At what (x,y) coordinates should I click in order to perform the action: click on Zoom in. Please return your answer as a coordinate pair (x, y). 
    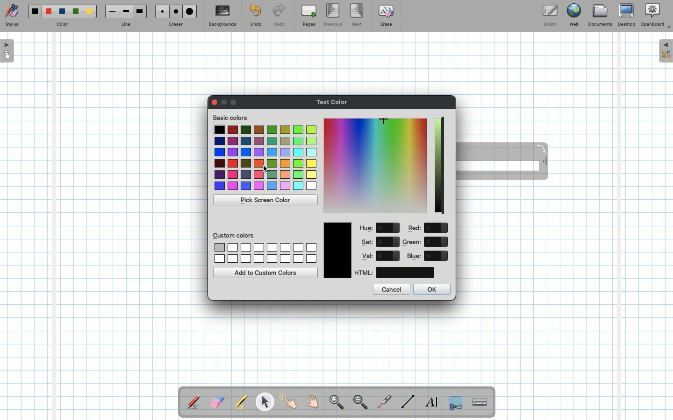
    Looking at the image, I should click on (334, 403).